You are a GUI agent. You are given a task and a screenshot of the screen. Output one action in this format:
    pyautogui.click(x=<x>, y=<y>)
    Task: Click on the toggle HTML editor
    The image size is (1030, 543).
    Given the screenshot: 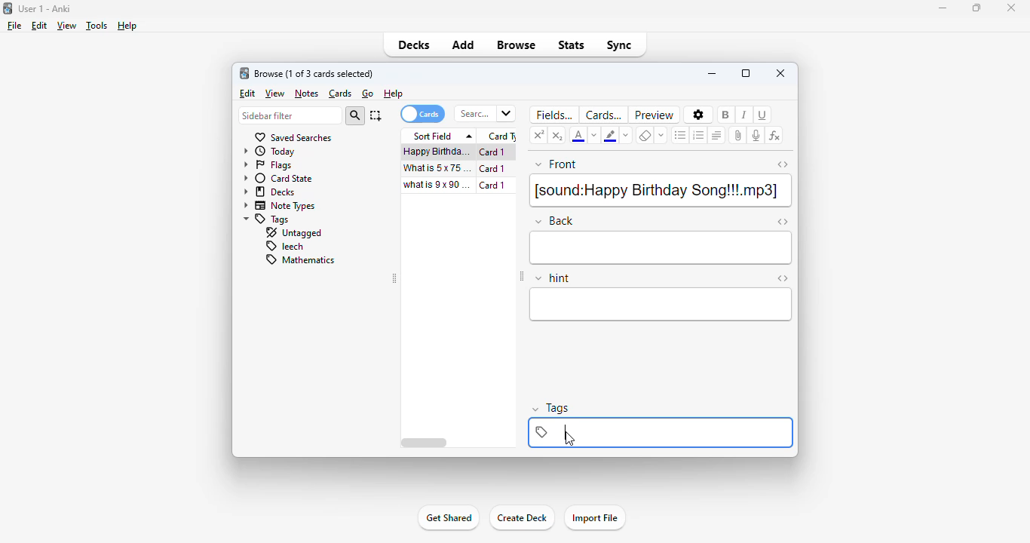 What is the action you would take?
    pyautogui.click(x=782, y=278)
    